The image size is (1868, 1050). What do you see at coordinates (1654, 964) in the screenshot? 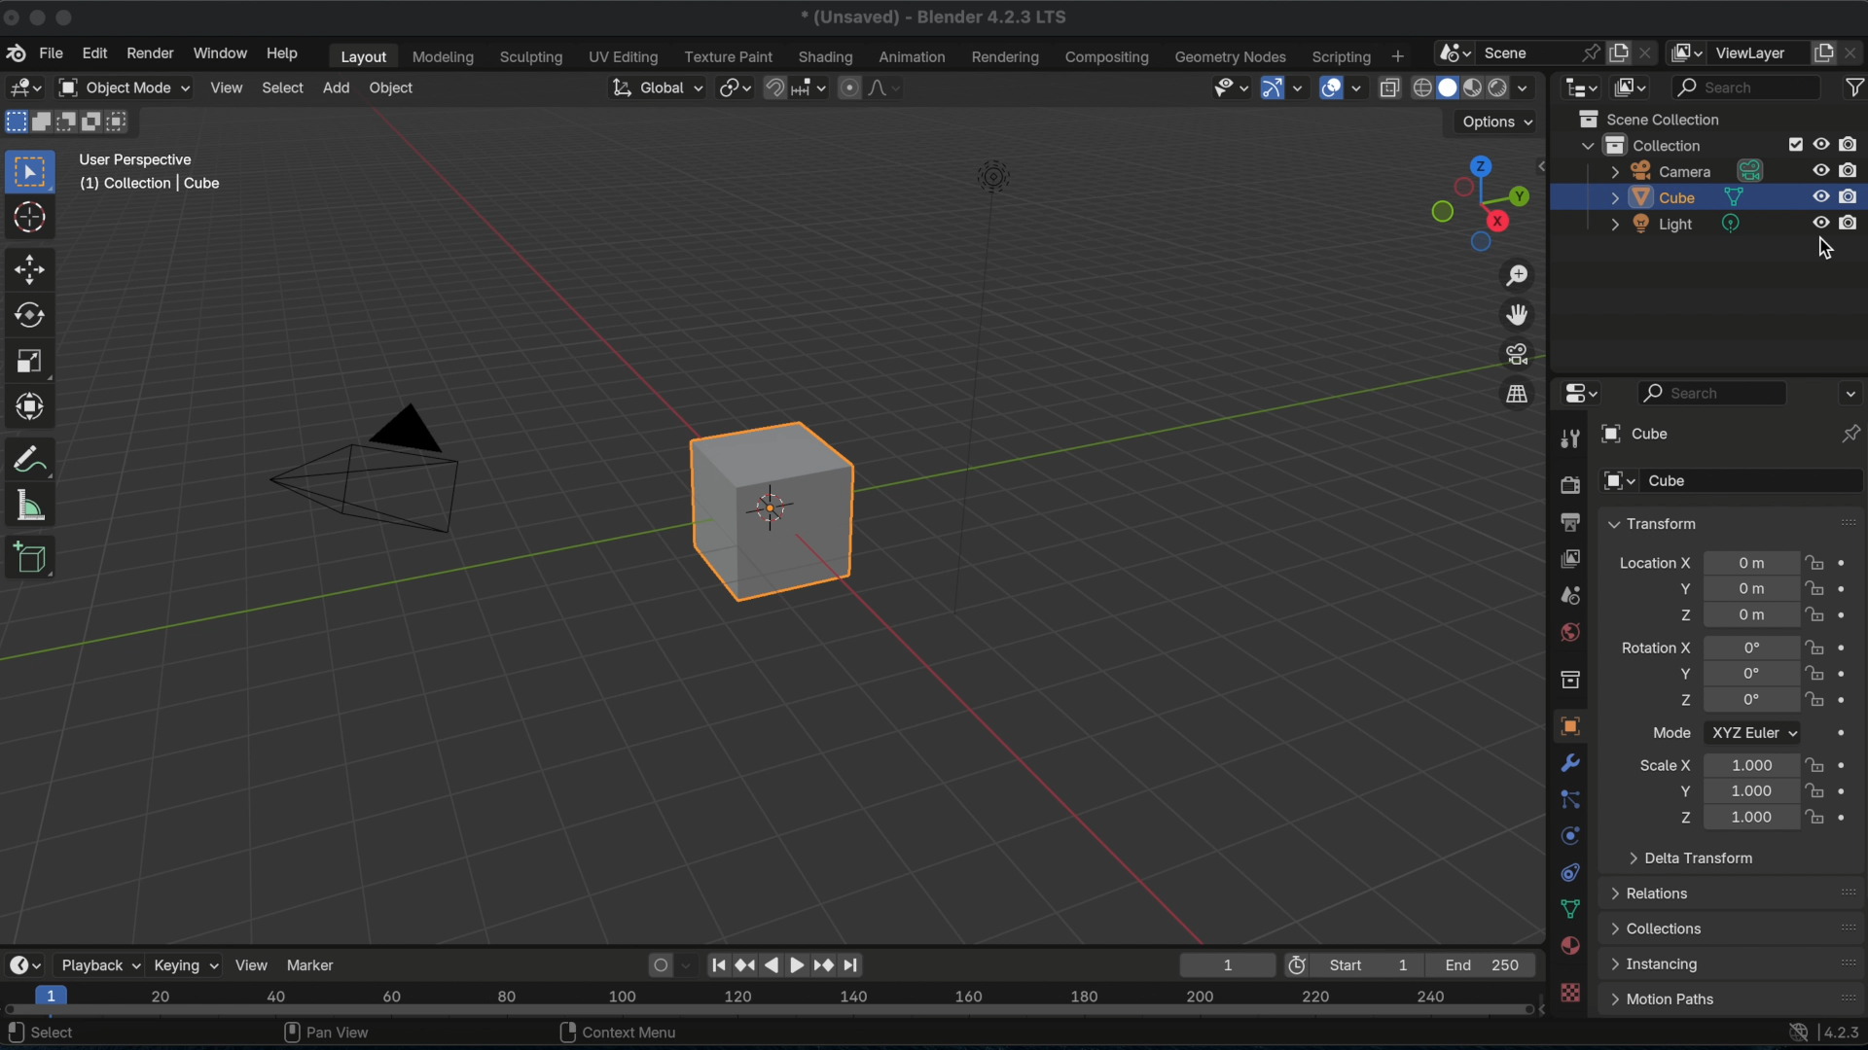
I see `instancing` at bounding box center [1654, 964].